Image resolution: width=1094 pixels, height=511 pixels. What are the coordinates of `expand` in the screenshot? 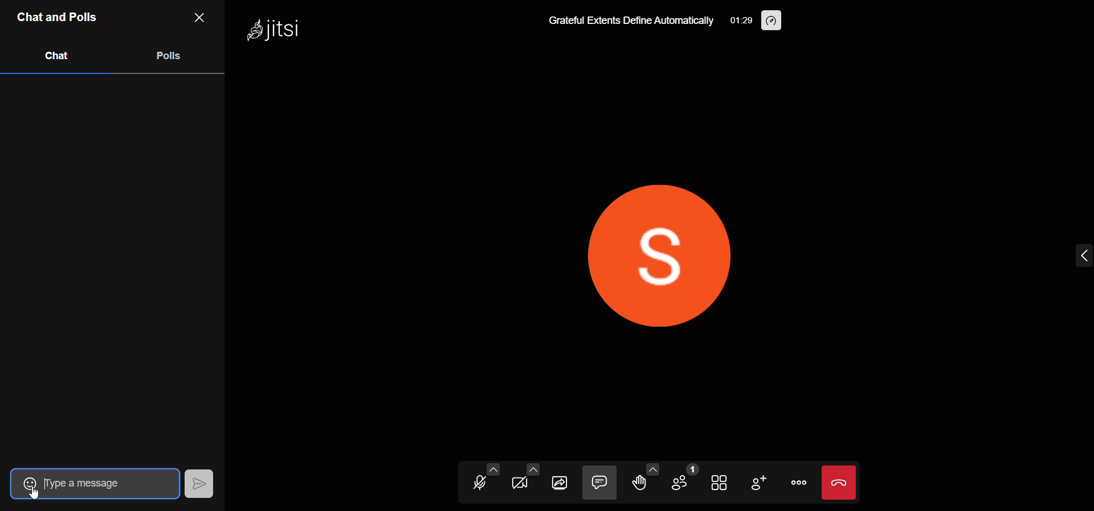 It's located at (1065, 253).